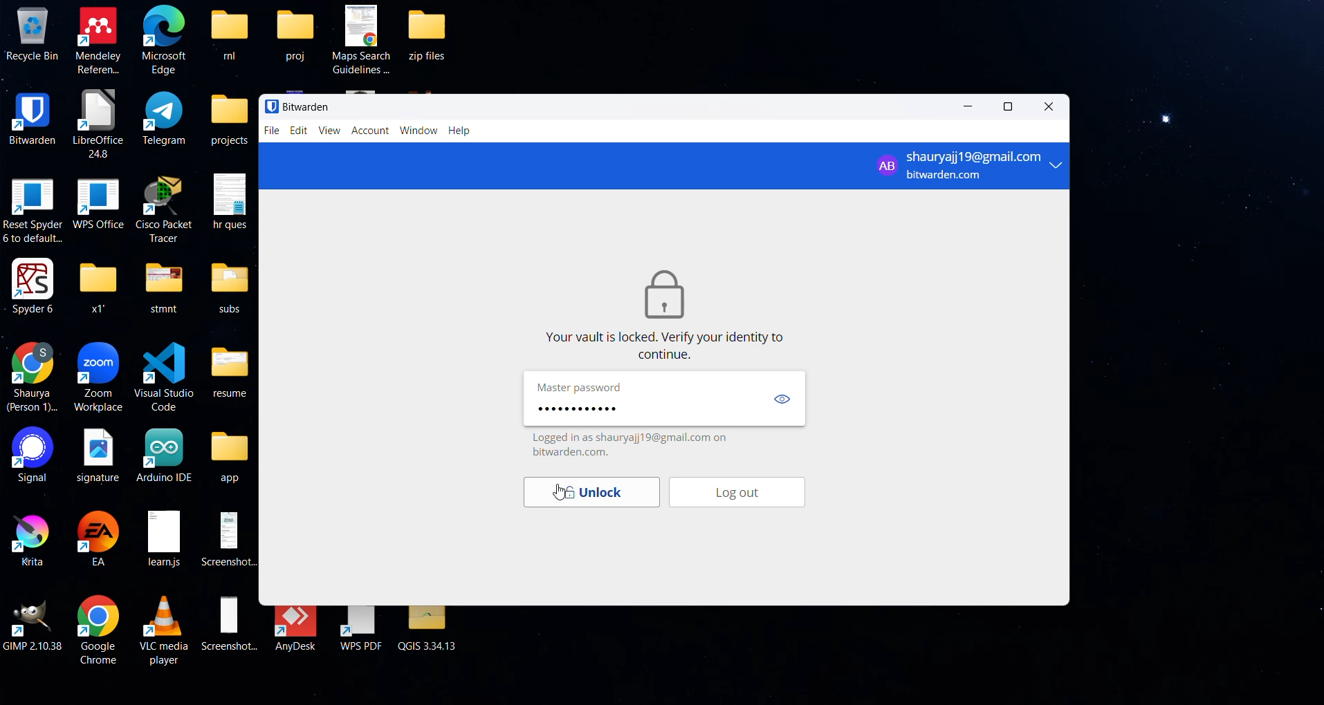 Image resolution: width=1324 pixels, height=705 pixels. What do you see at coordinates (363, 38) in the screenshot?
I see `Maps Search Guidelines ...` at bounding box center [363, 38].